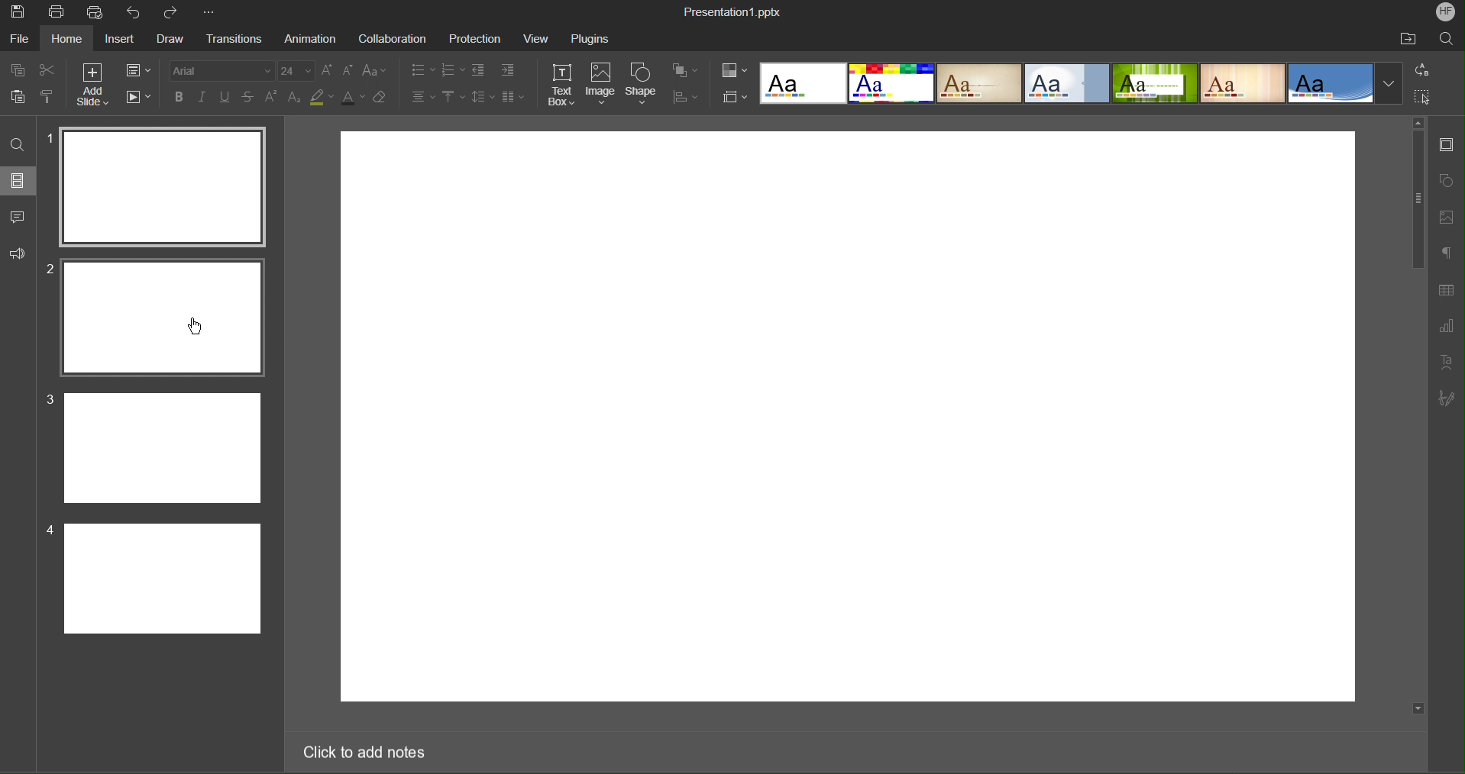 The image size is (1465, 774). What do you see at coordinates (170, 40) in the screenshot?
I see `Draw` at bounding box center [170, 40].